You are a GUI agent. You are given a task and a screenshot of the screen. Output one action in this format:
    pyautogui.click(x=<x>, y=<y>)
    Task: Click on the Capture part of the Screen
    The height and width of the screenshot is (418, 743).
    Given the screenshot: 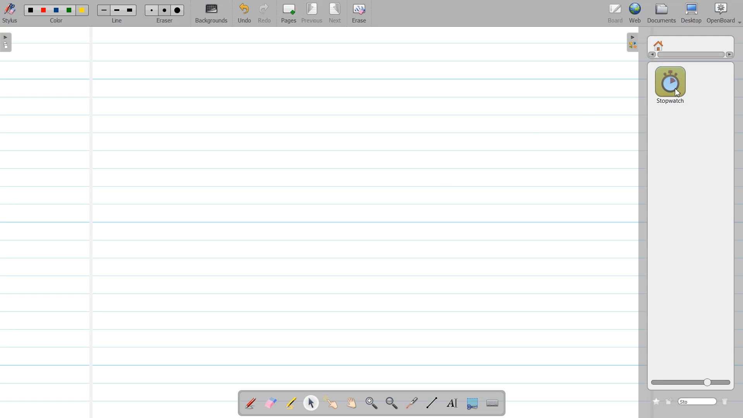 What is the action you would take?
    pyautogui.click(x=473, y=404)
    